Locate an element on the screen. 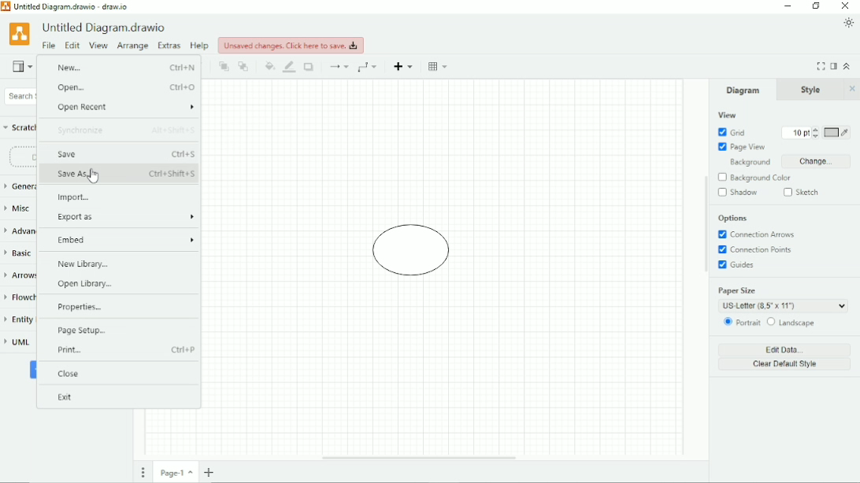 The height and width of the screenshot is (483, 860). Untitled Diagram.drawio is located at coordinates (105, 28).